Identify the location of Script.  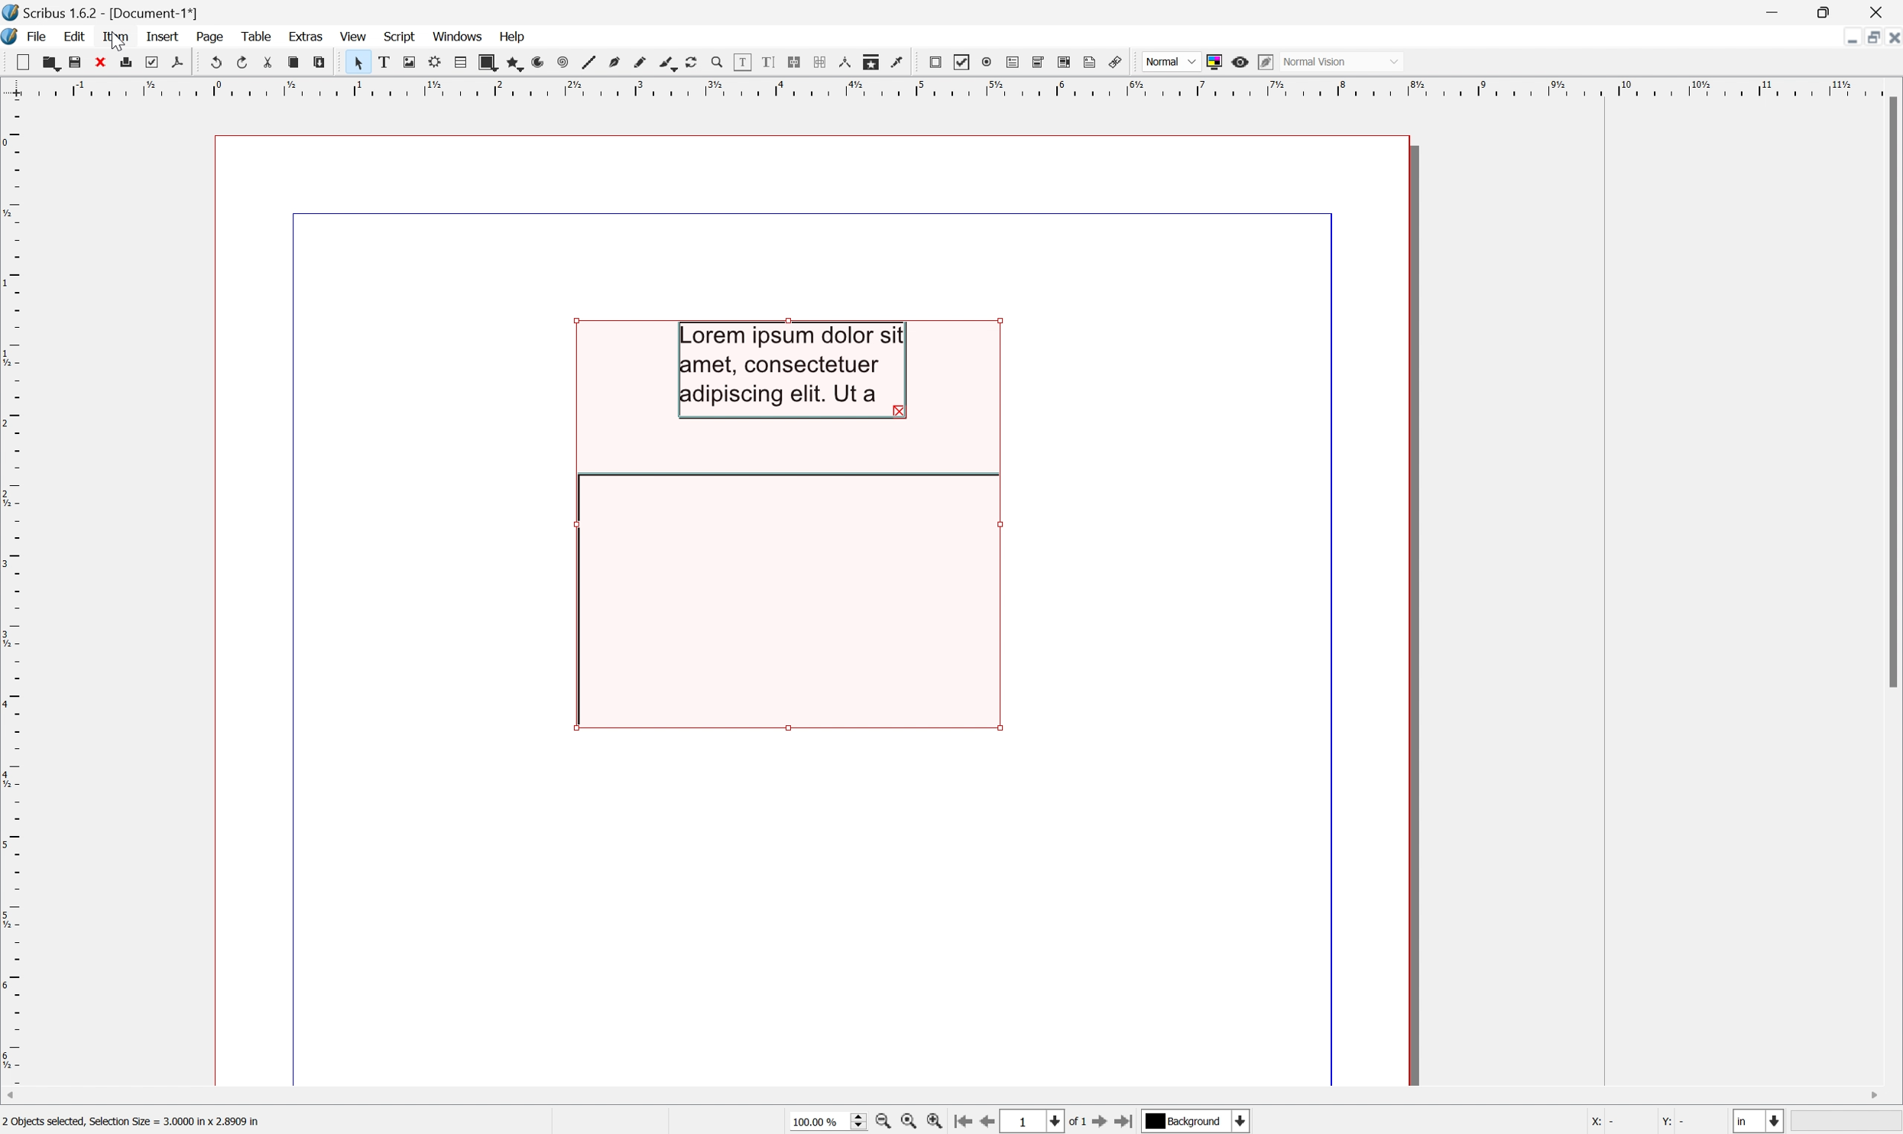
(400, 34).